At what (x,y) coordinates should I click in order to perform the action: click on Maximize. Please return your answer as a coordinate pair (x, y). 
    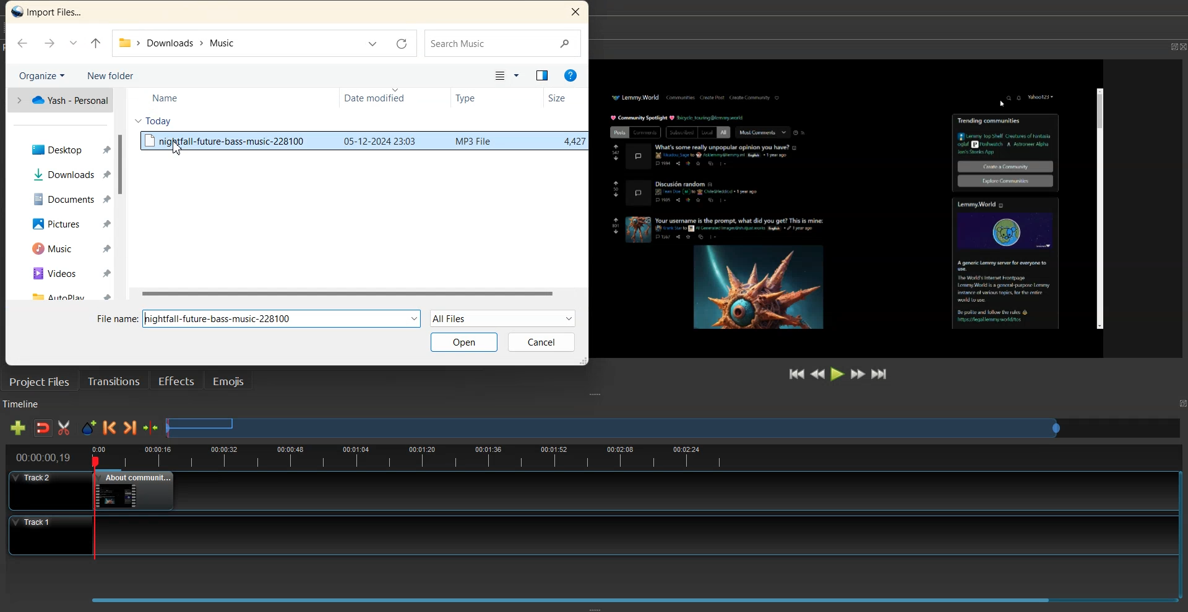
    Looking at the image, I should click on (1181, 404).